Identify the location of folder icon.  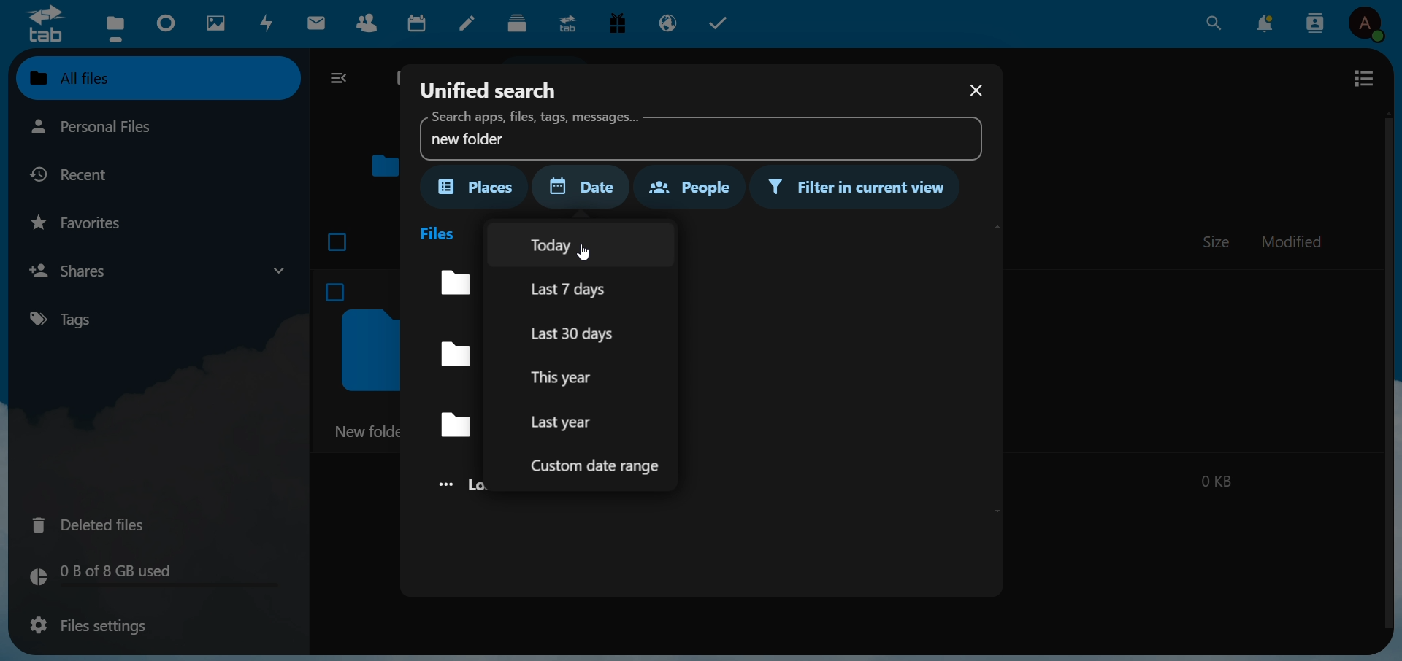
(385, 165).